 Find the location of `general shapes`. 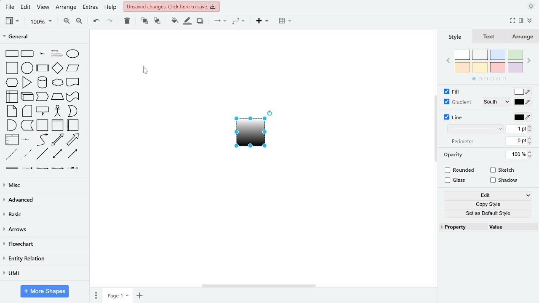

general shapes is located at coordinates (56, 53).